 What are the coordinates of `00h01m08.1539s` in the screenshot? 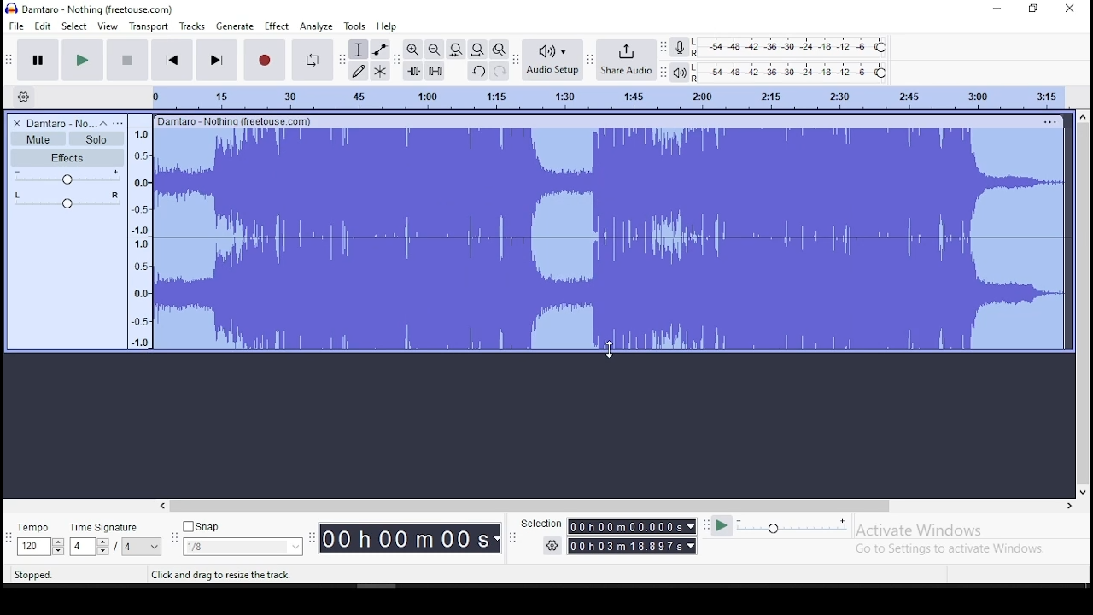 It's located at (625, 526).